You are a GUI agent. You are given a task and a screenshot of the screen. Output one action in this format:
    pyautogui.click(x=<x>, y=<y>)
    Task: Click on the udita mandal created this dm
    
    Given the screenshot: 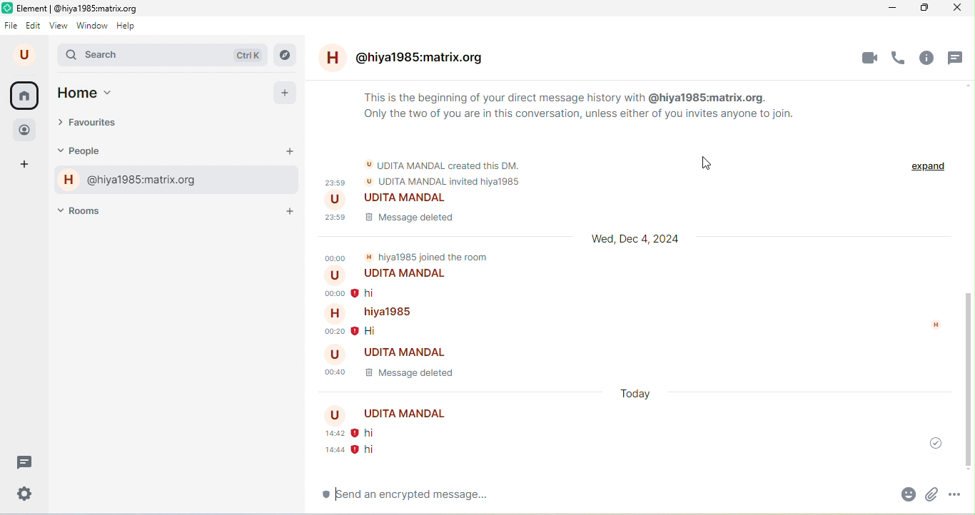 What is the action you would take?
    pyautogui.click(x=445, y=163)
    